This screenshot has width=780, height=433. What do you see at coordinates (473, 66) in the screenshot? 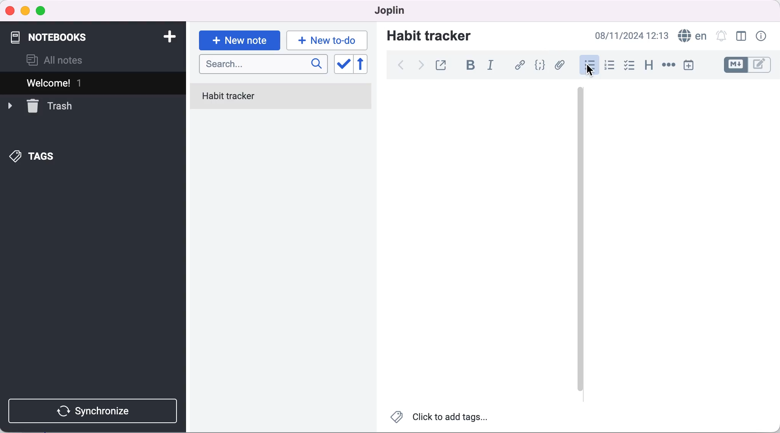
I see `bold` at bounding box center [473, 66].